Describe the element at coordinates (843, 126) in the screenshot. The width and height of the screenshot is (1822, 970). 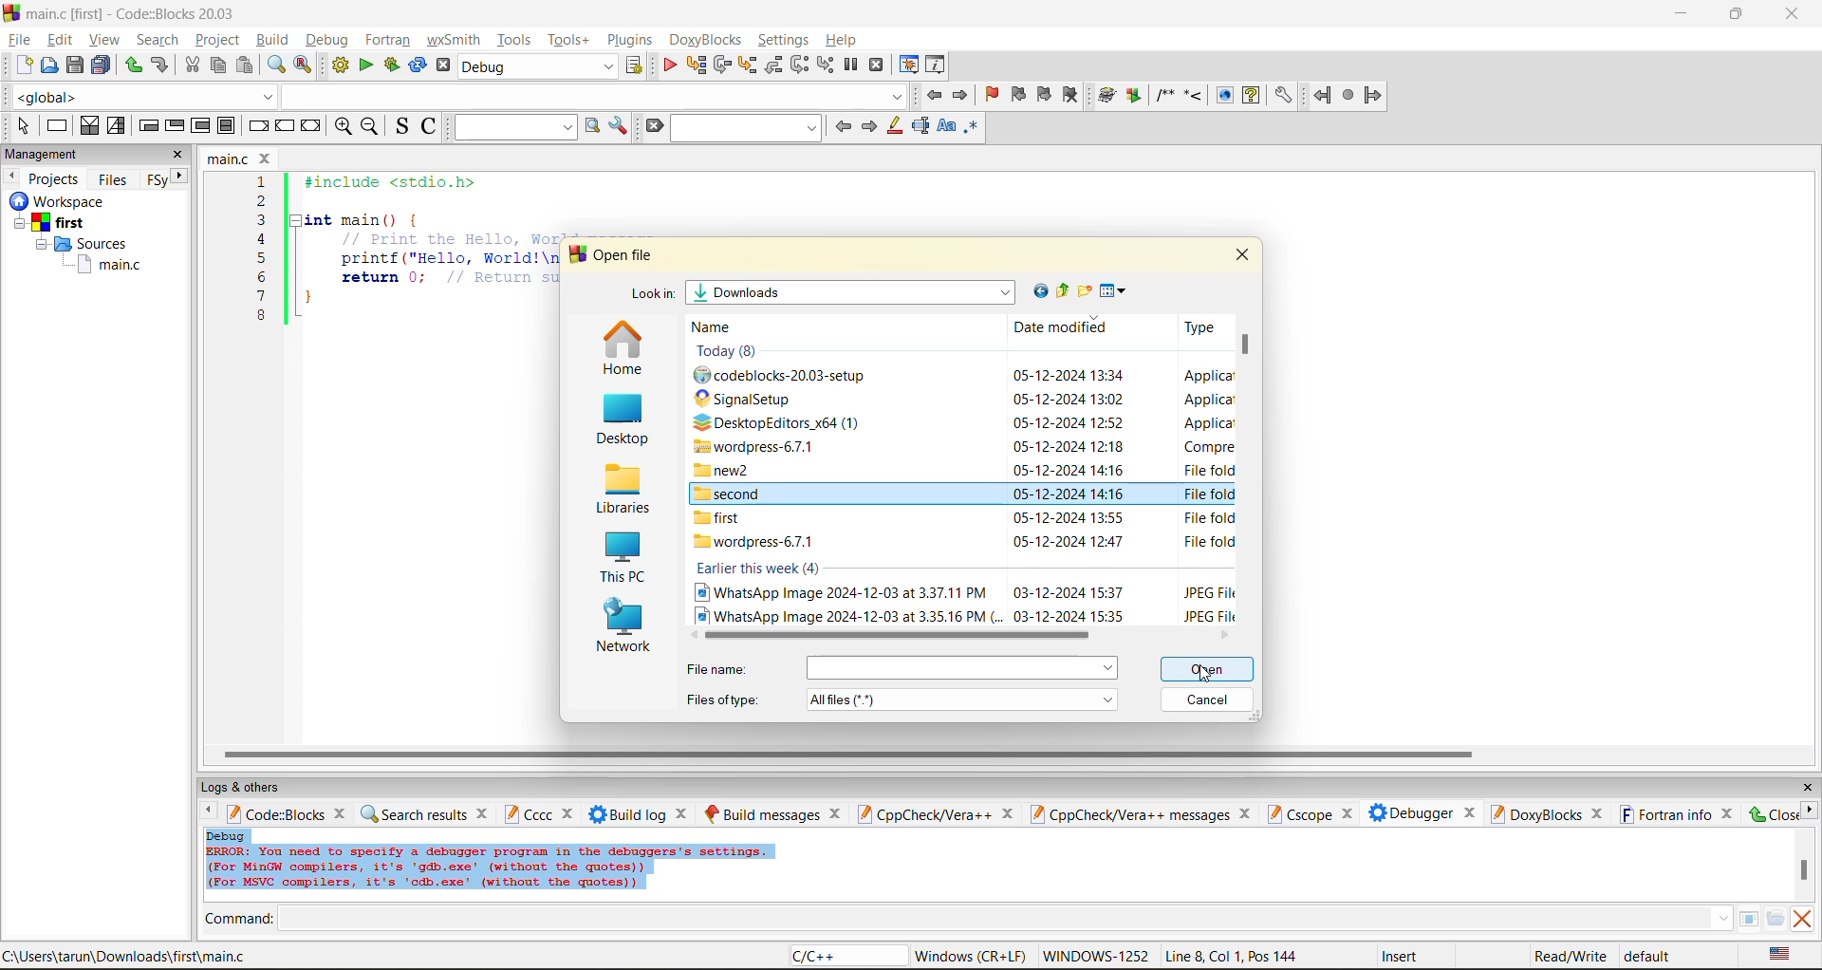
I see `previous` at that location.